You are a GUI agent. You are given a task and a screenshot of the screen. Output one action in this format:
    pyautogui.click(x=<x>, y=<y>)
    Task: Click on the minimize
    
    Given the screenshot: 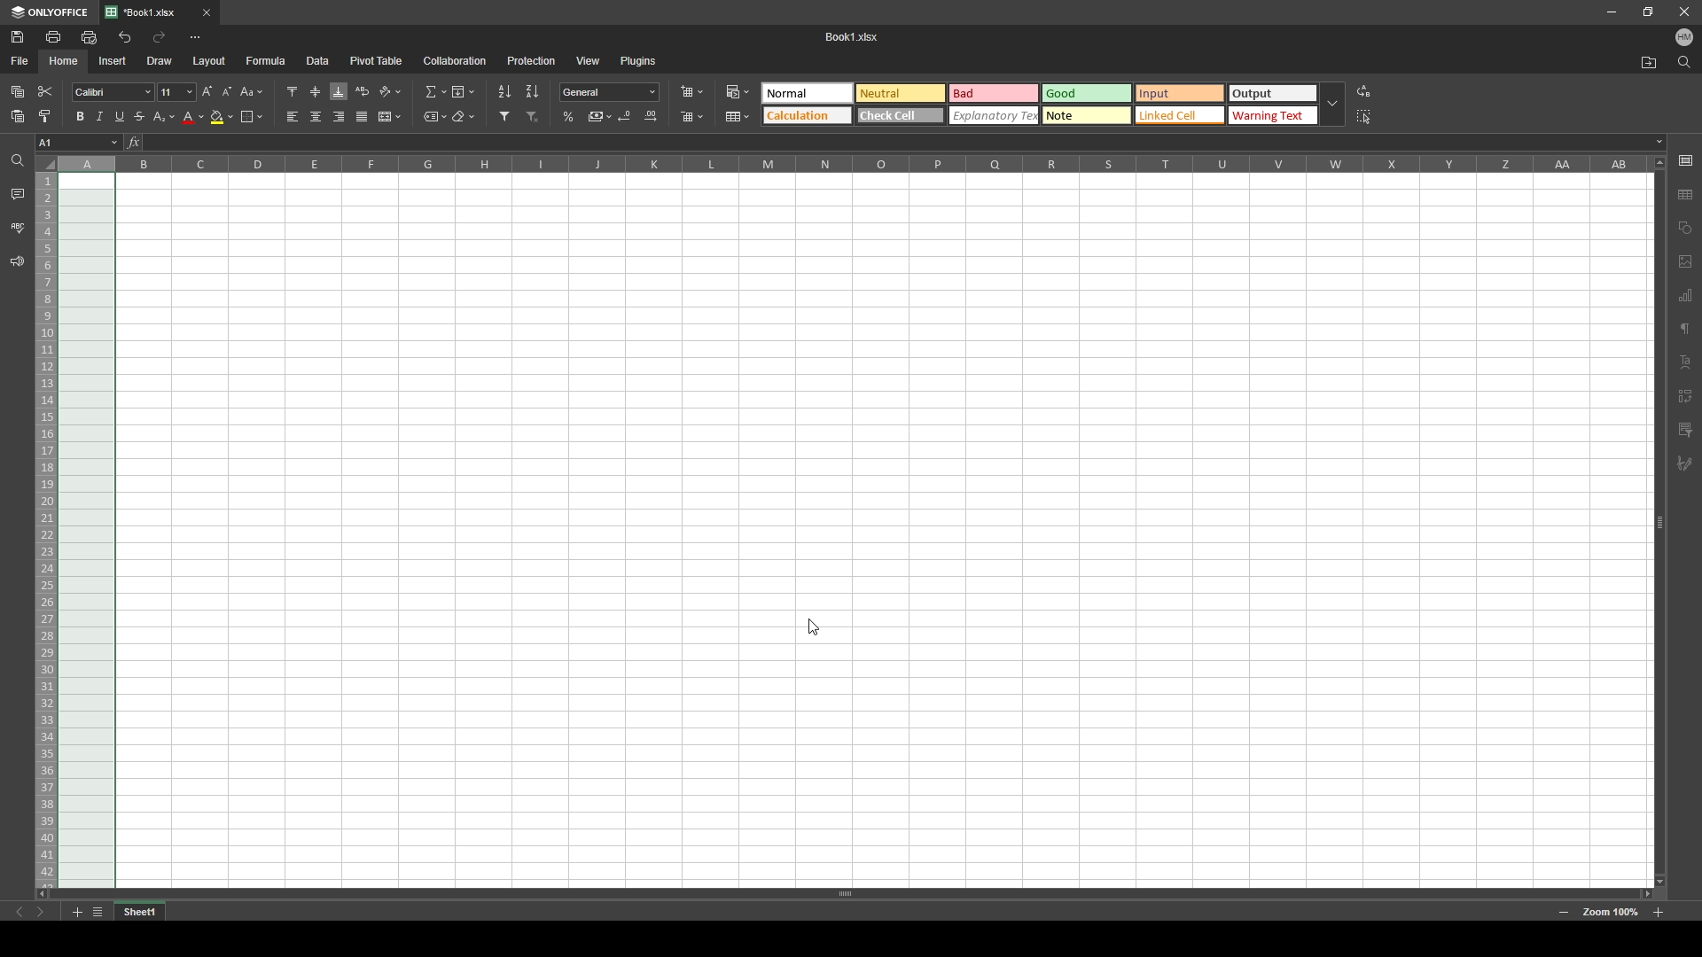 What is the action you would take?
    pyautogui.click(x=1612, y=12)
    